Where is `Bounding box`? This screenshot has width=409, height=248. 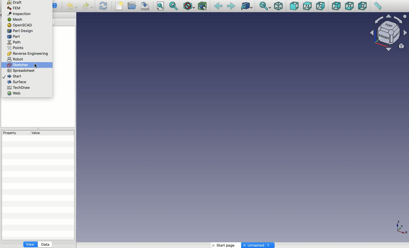 Bounding box is located at coordinates (203, 7).